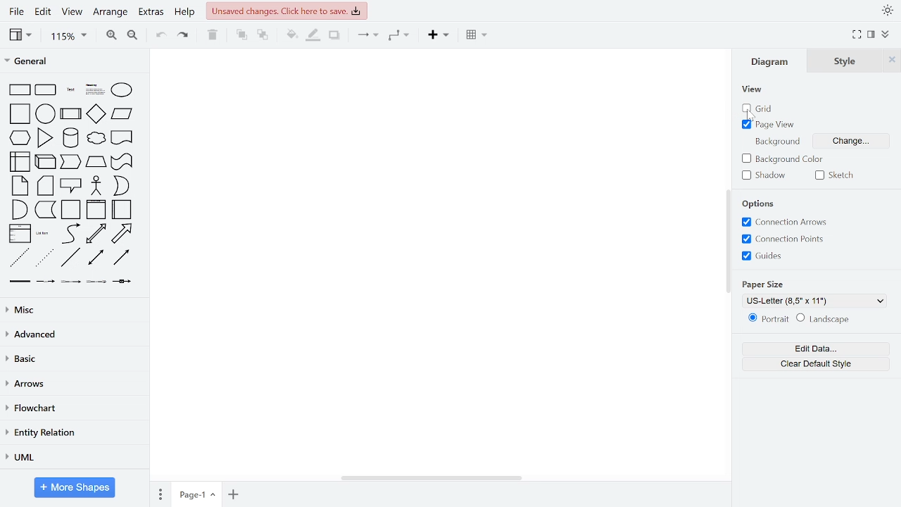  Describe the element at coordinates (71, 334) in the screenshot. I see `advanced` at that location.